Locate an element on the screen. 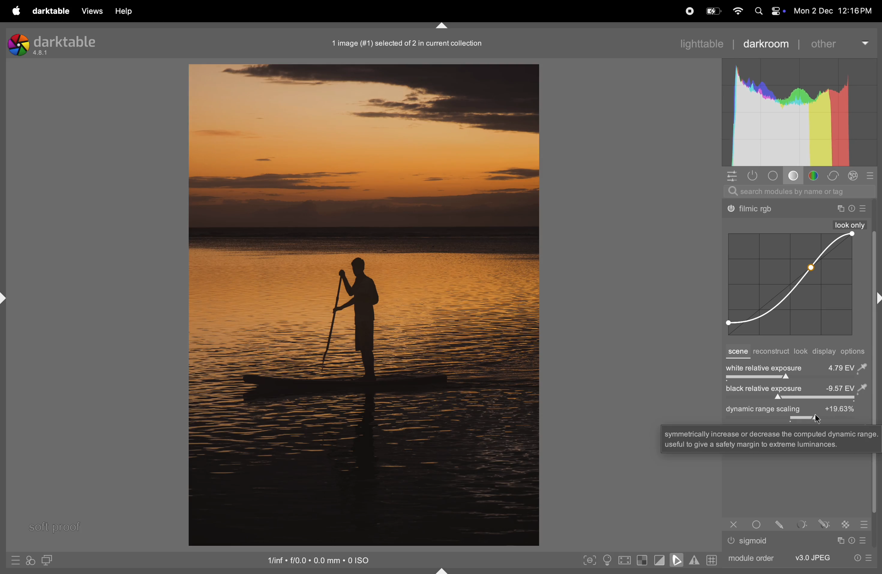 Image resolution: width=882 pixels, height=574 pixels. grid is located at coordinates (711, 560).